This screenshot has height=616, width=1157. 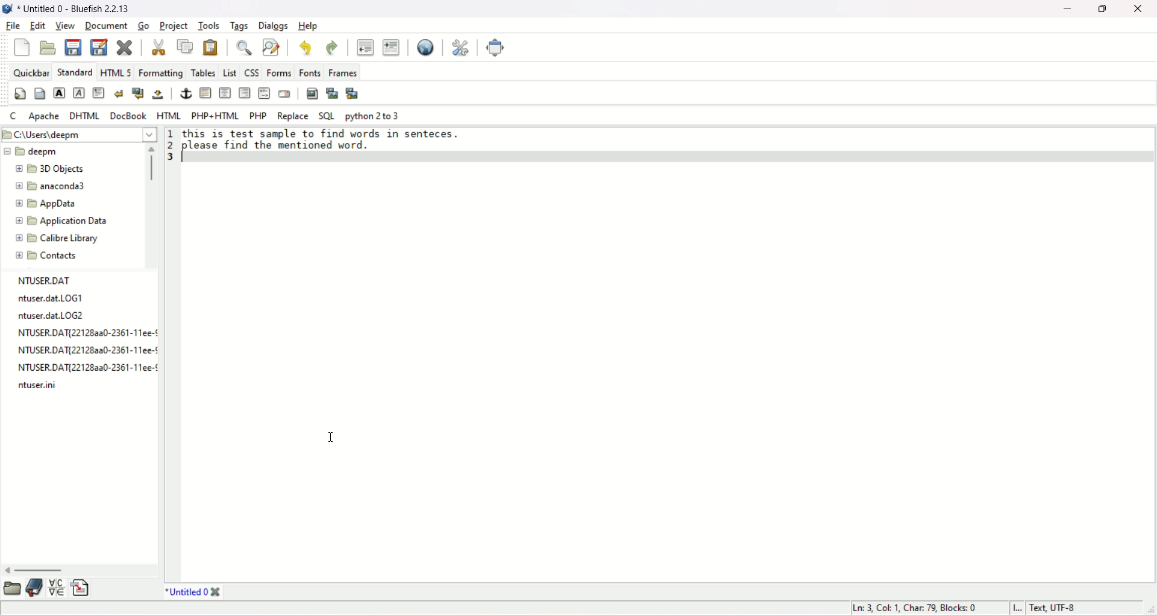 I want to click on python 2 to 3, so click(x=372, y=116).